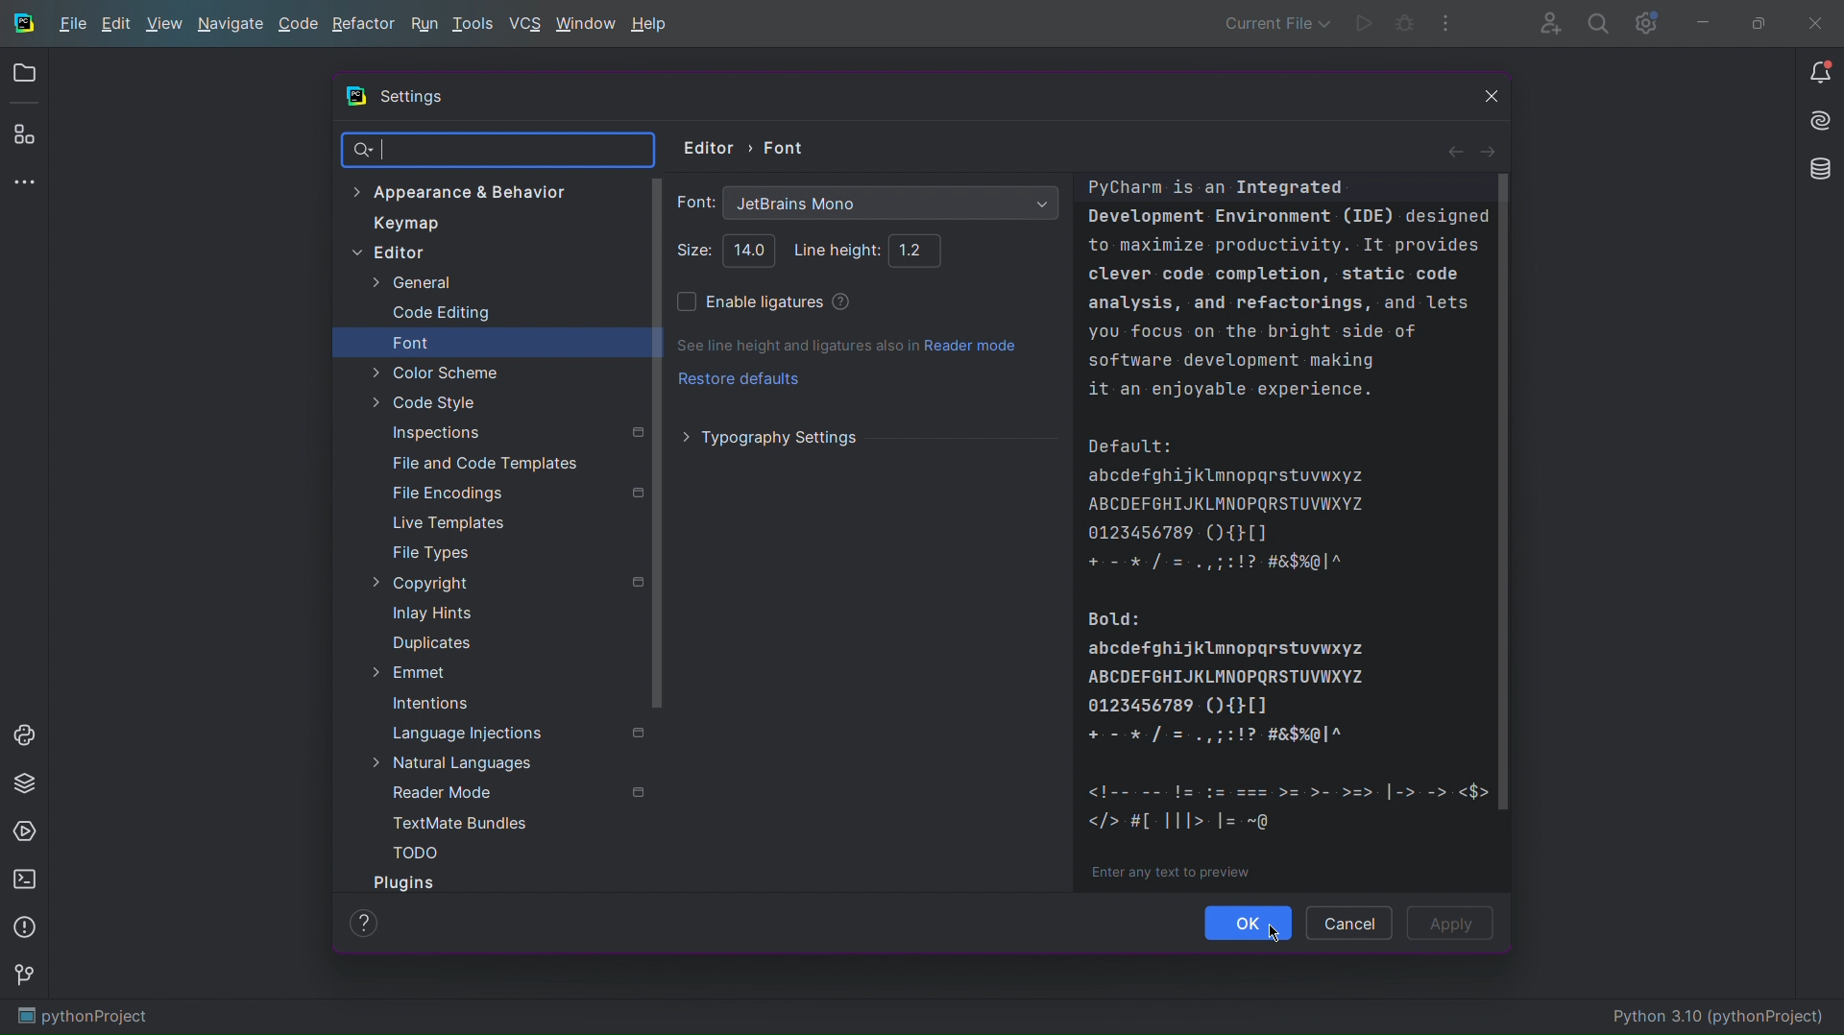 Image resolution: width=1844 pixels, height=1035 pixels. Describe the element at coordinates (407, 882) in the screenshot. I see `Plugins` at that location.